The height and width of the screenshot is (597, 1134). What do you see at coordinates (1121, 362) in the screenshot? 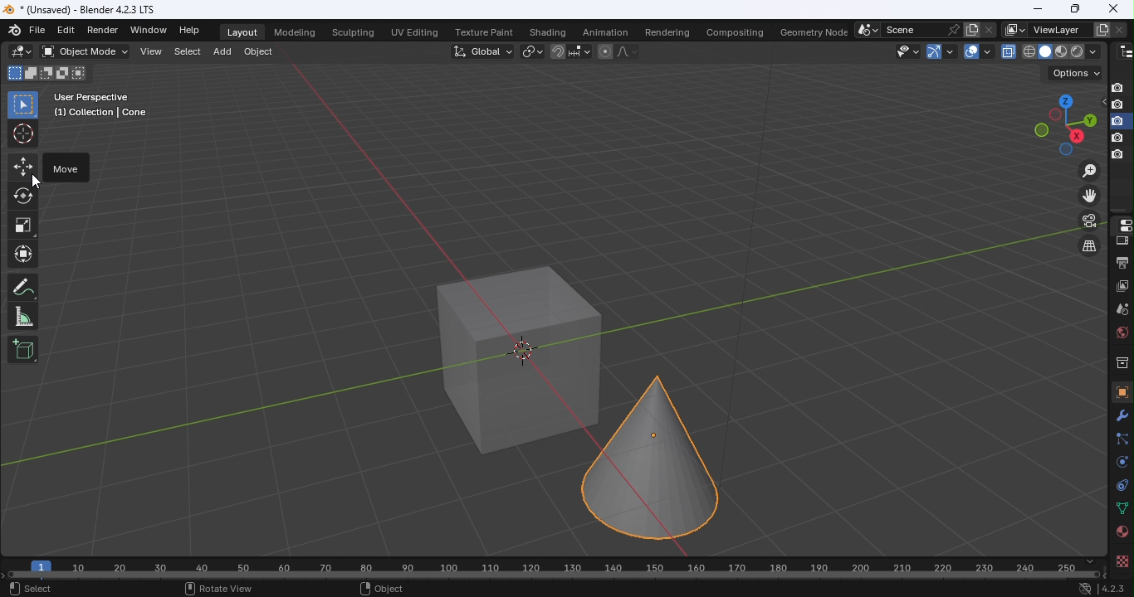
I see `Collection` at bounding box center [1121, 362].